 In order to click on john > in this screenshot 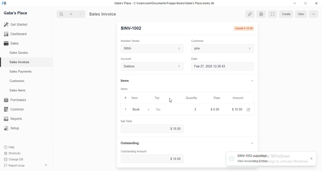, I will do `click(223, 48)`.